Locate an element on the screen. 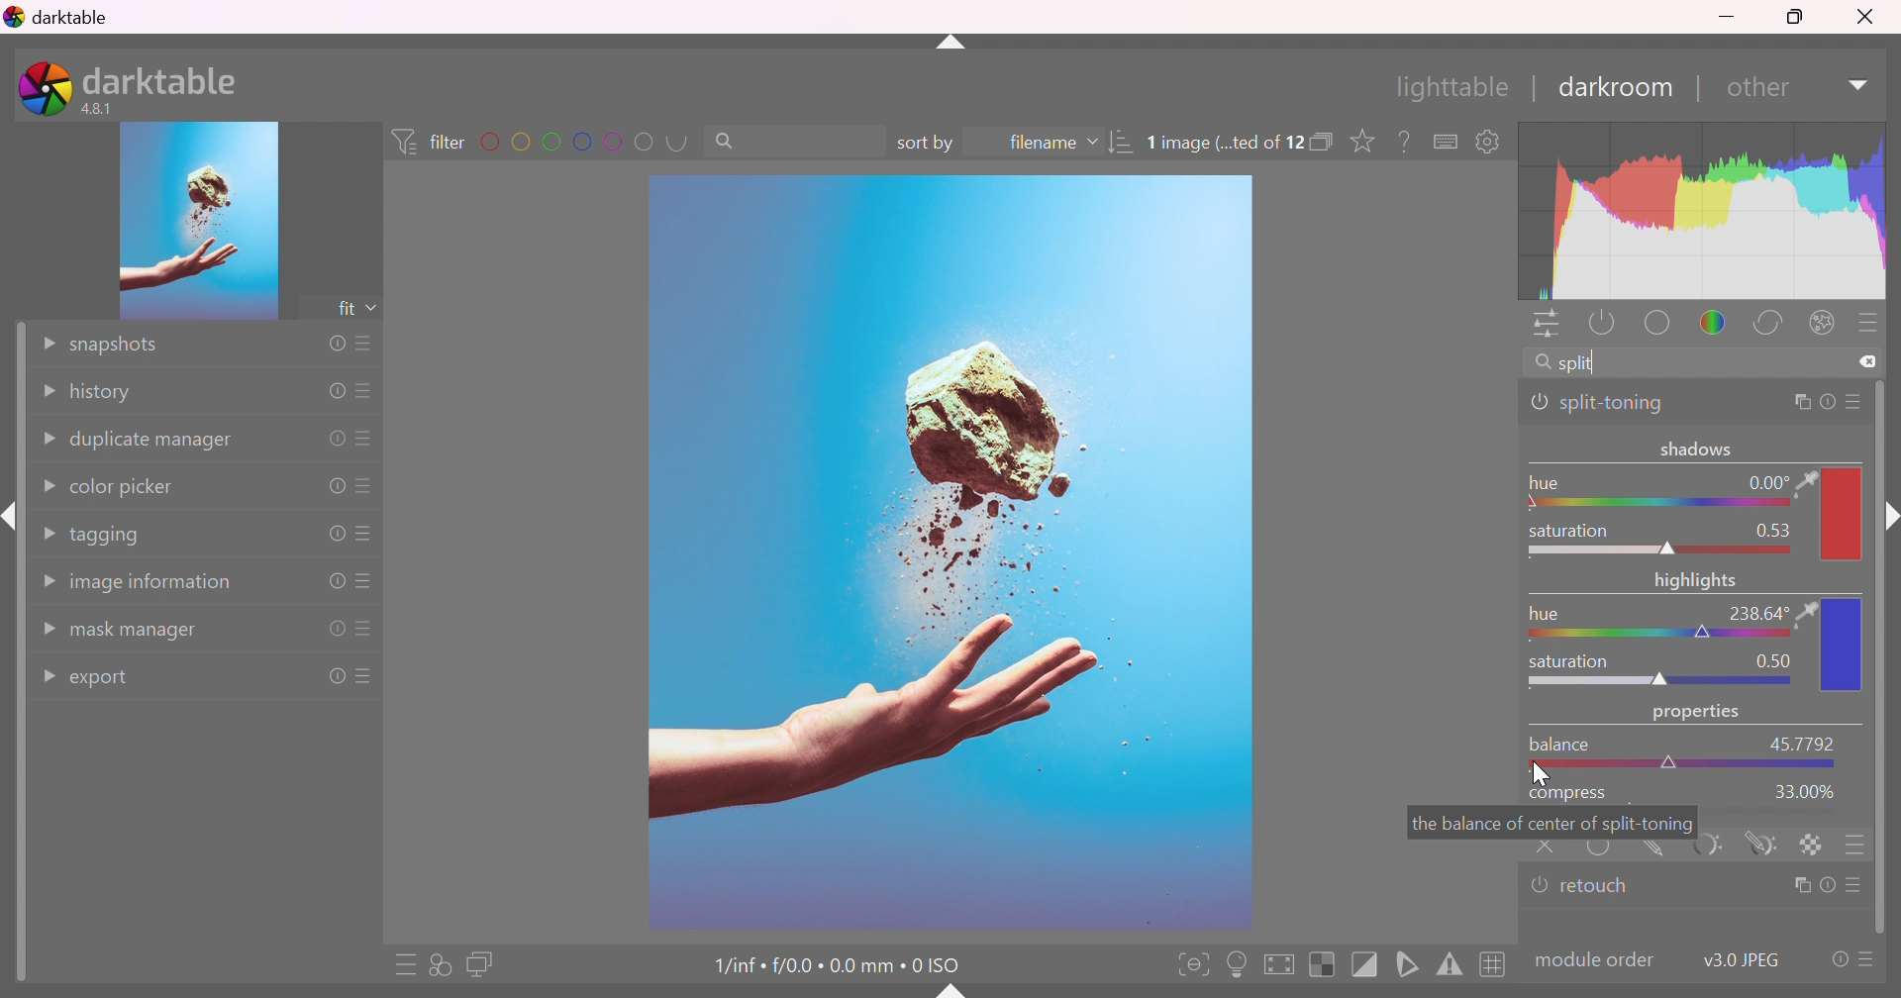  presets is located at coordinates (1867, 960).